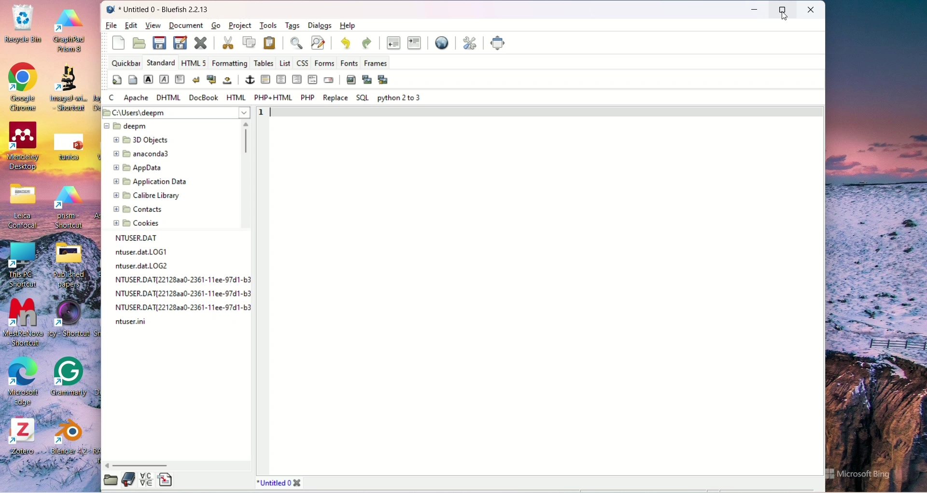  What do you see at coordinates (367, 79) in the screenshot?
I see `insert thumbnail` at bounding box center [367, 79].